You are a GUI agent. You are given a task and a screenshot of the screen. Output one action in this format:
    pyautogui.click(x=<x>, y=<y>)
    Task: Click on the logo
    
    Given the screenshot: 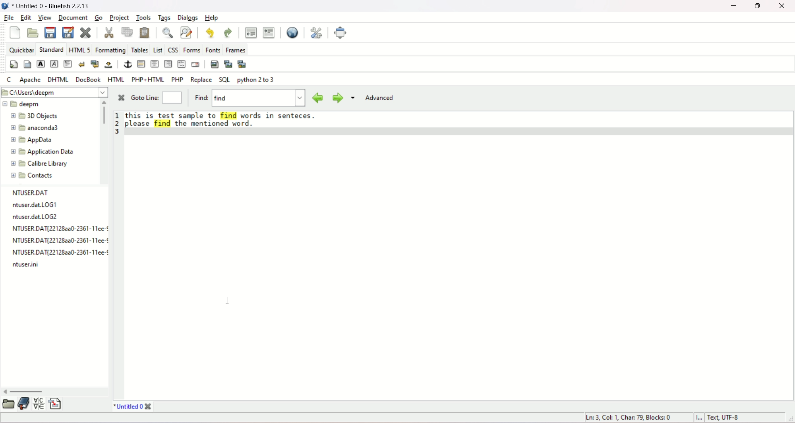 What is the action you would take?
    pyautogui.click(x=5, y=6)
    